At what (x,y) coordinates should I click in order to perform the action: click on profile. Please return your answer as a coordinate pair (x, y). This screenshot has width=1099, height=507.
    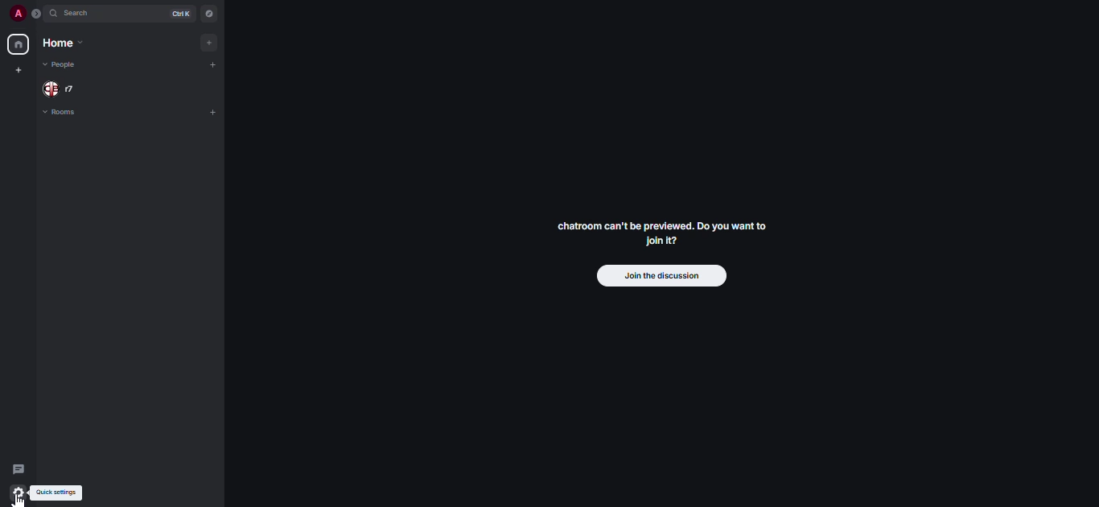
    Looking at the image, I should click on (20, 13).